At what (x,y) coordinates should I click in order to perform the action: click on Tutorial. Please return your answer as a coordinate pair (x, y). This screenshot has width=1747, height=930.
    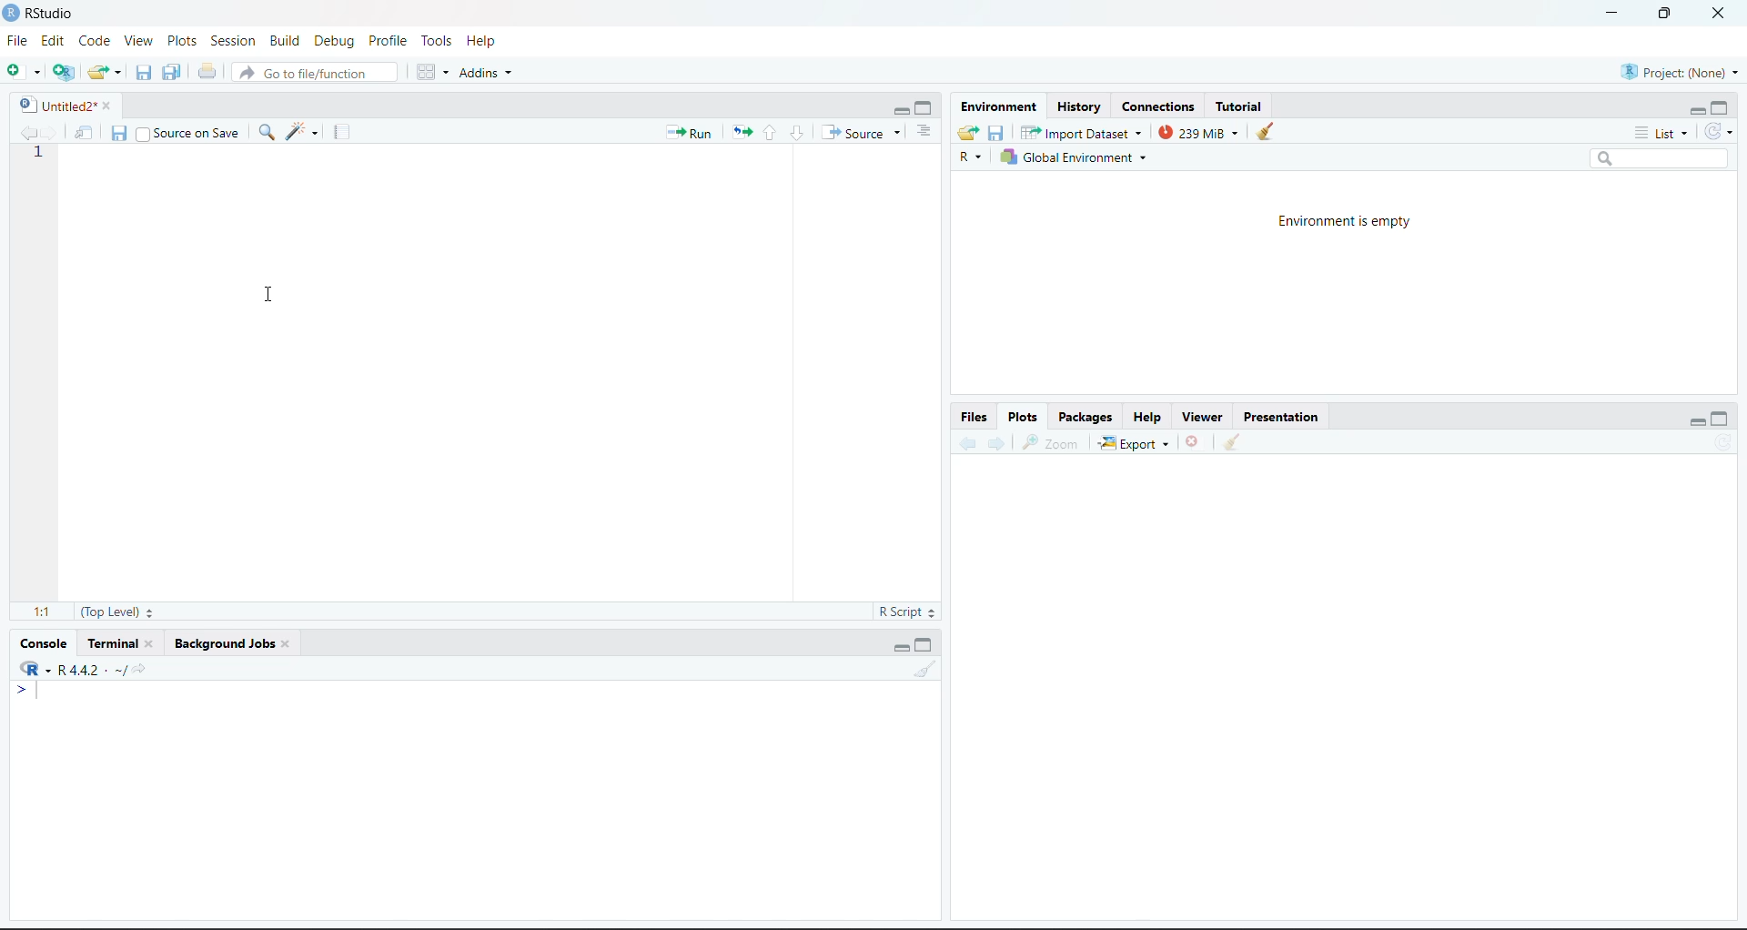
    Looking at the image, I should click on (1241, 106).